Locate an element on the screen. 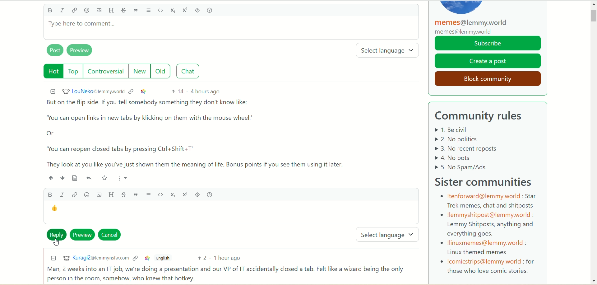 This screenshot has width=597, height=285. username is located at coordinates (94, 258).